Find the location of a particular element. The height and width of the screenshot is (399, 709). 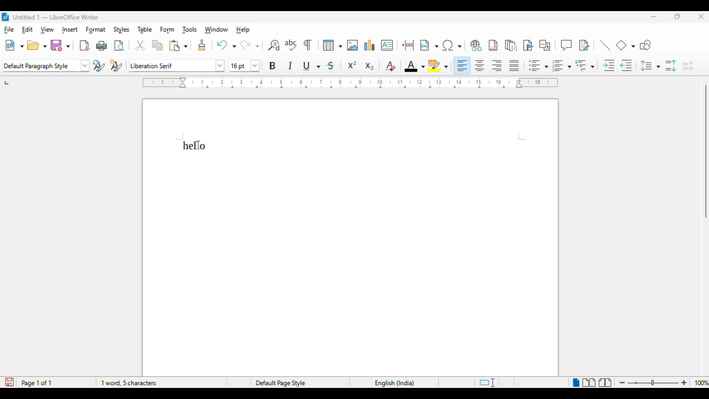

align left is located at coordinates (463, 65).